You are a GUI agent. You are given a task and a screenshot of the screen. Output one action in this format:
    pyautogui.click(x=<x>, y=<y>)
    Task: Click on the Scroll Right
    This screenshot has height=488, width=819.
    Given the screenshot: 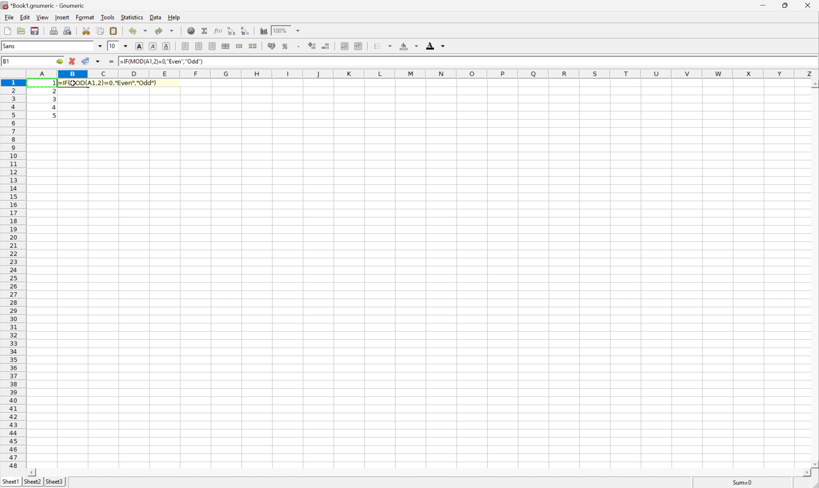 What is the action you would take?
    pyautogui.click(x=802, y=472)
    